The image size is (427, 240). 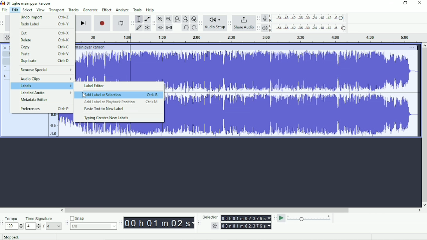 I want to click on Horizontal scrollbar, so click(x=209, y=210).